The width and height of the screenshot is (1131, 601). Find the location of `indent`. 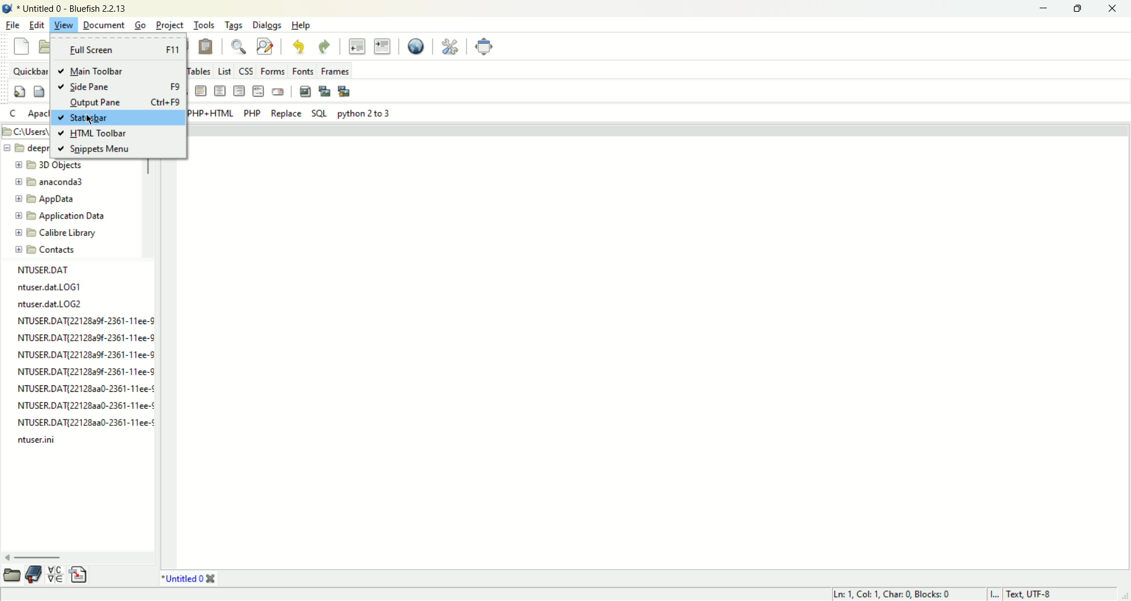

indent is located at coordinates (383, 47).